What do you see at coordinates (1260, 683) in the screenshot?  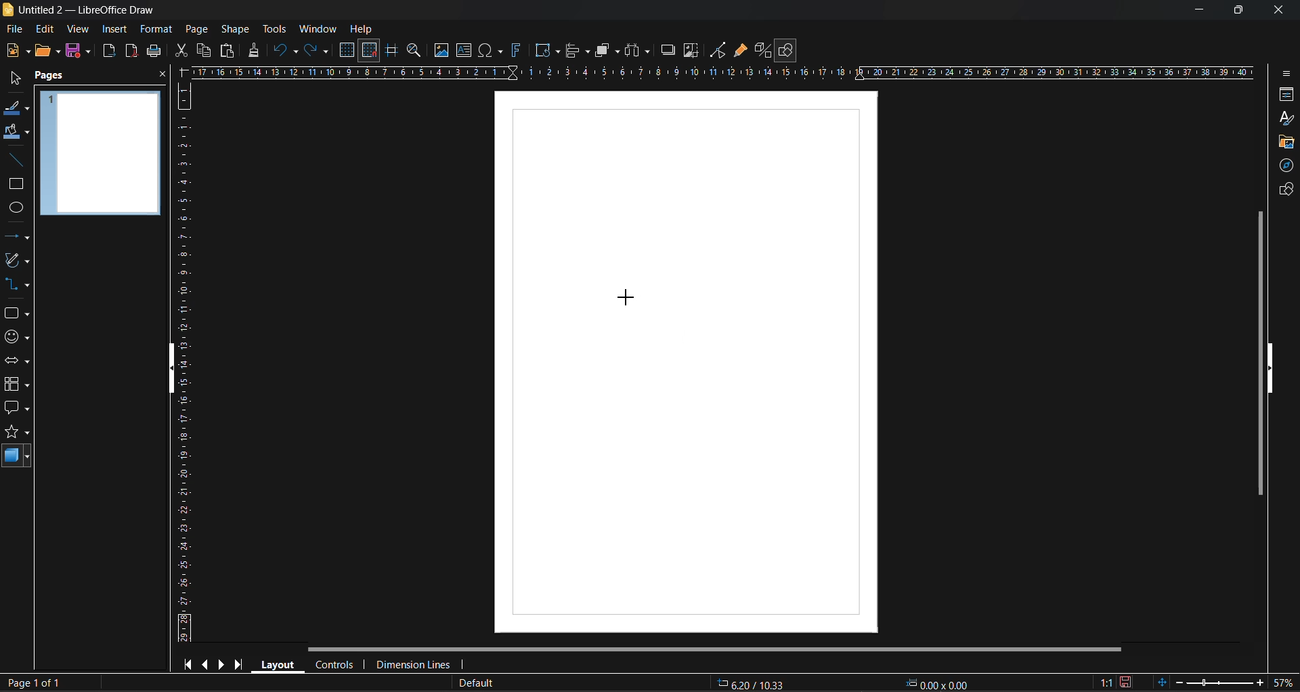 I see `zoom in` at bounding box center [1260, 683].